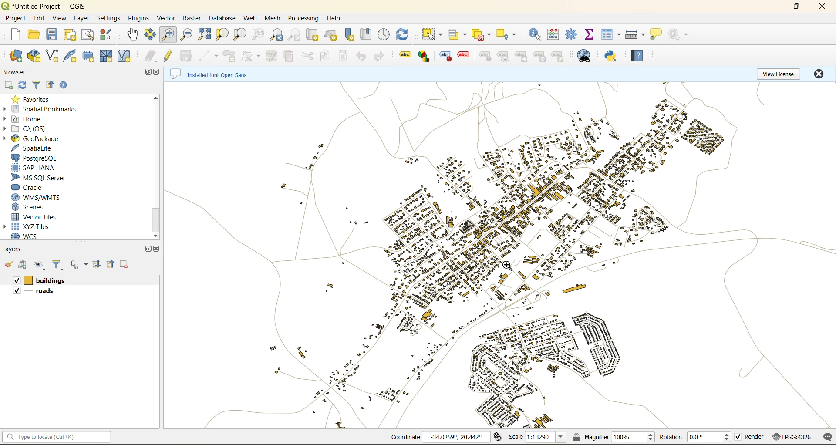  What do you see at coordinates (251, 56) in the screenshot?
I see `vertex tools` at bounding box center [251, 56].